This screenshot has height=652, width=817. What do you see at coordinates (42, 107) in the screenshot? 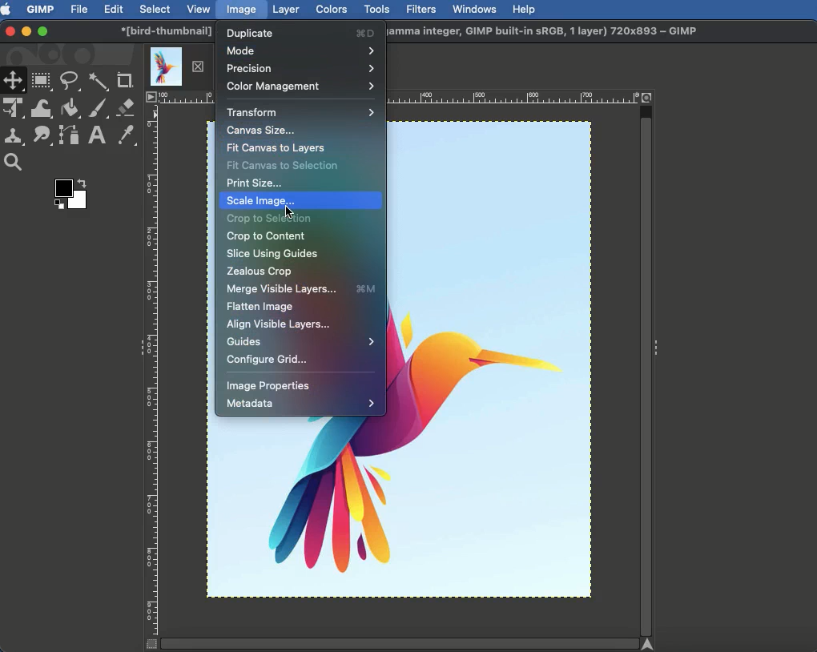
I see `Warp transformation` at bounding box center [42, 107].